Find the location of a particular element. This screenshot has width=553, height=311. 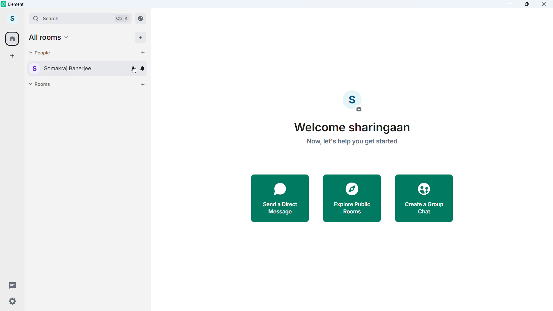

Add rooms  is located at coordinates (143, 84).